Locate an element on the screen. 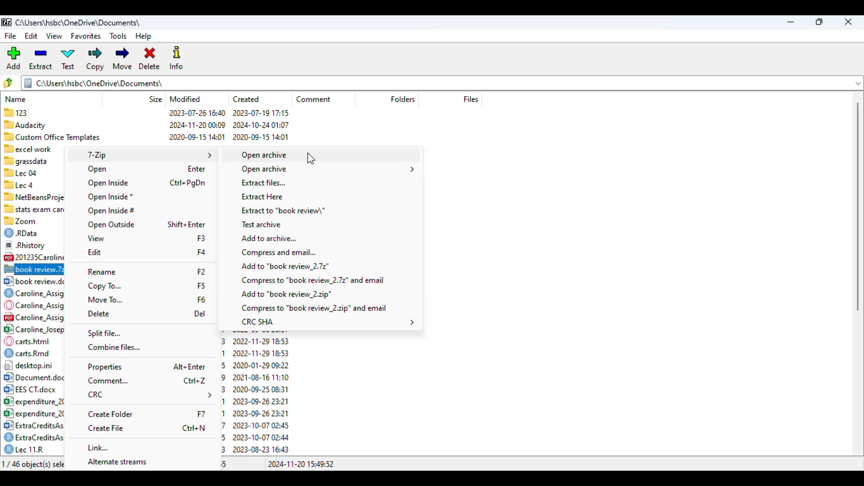 The width and height of the screenshot is (864, 486). add is located at coordinates (13, 57).